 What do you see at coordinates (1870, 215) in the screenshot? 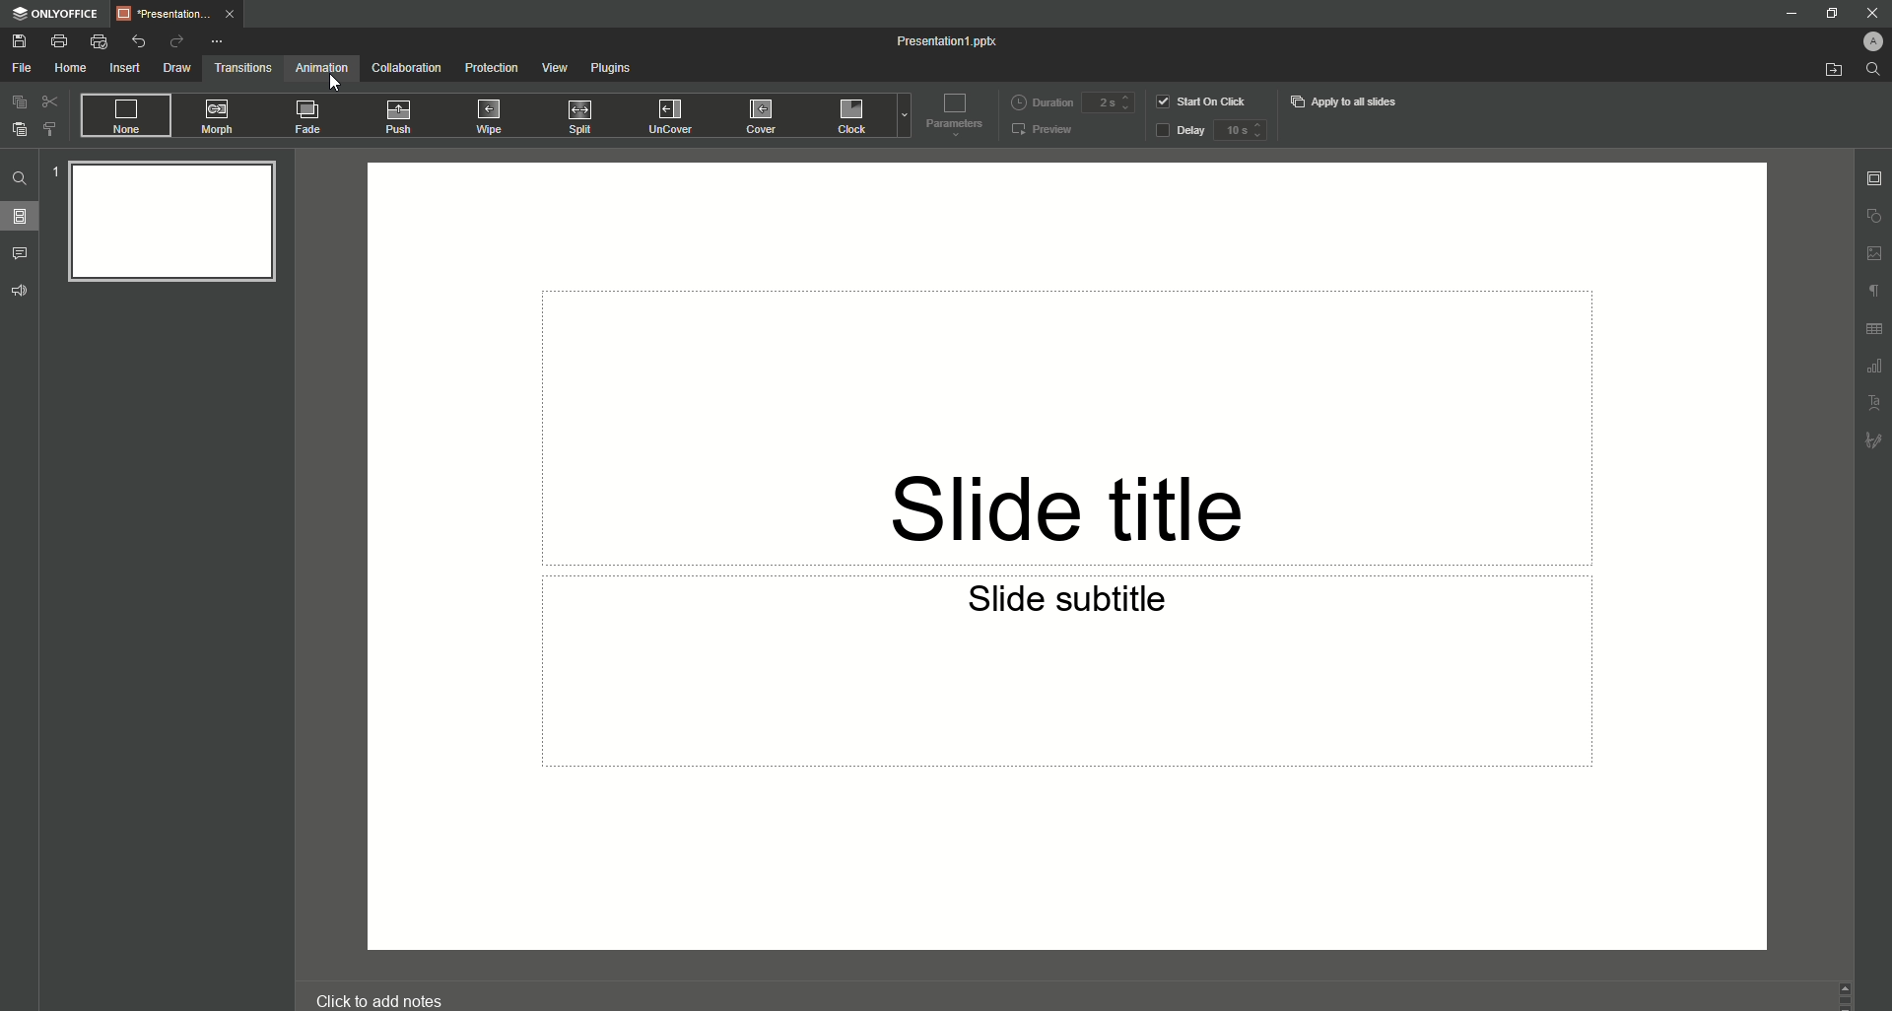
I see `Shape Settings` at bounding box center [1870, 215].